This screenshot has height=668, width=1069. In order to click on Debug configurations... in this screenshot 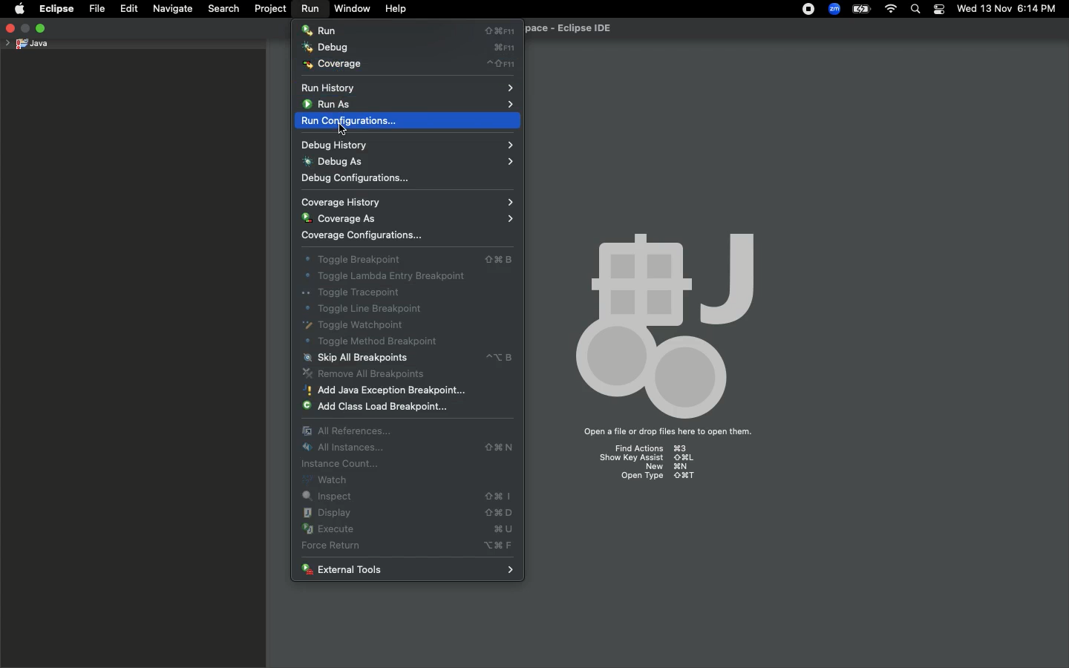, I will do `click(364, 178)`.